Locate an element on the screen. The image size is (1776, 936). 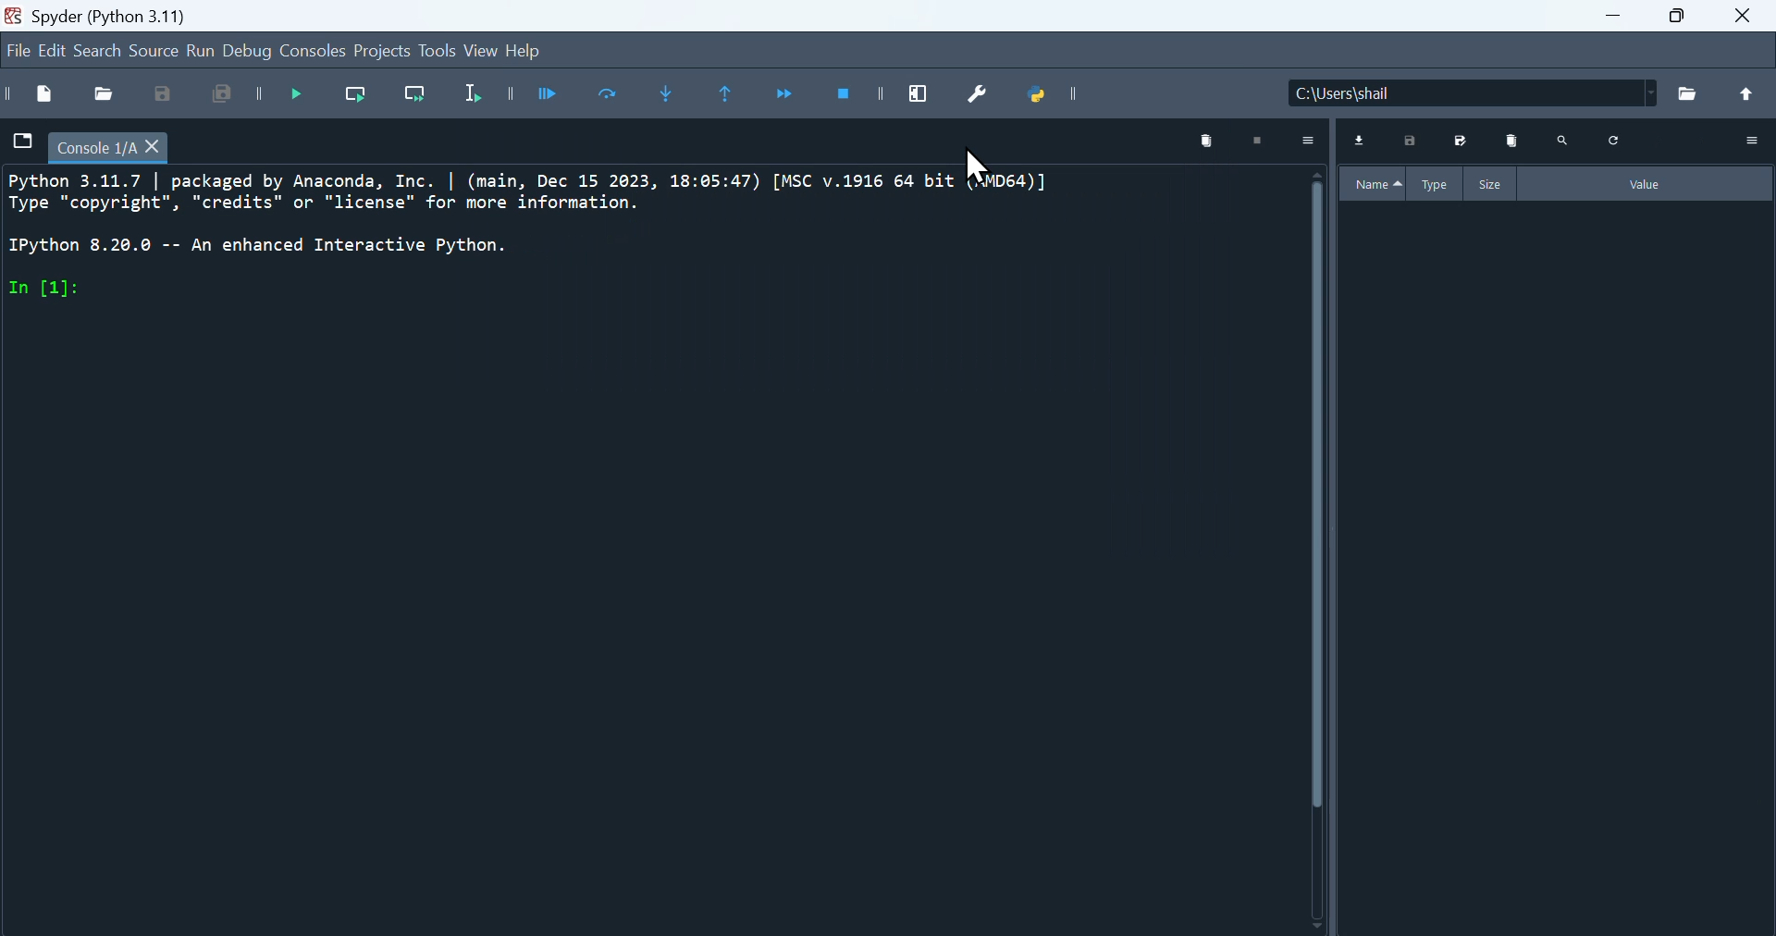
Variable explorer is located at coordinates (1561, 567).